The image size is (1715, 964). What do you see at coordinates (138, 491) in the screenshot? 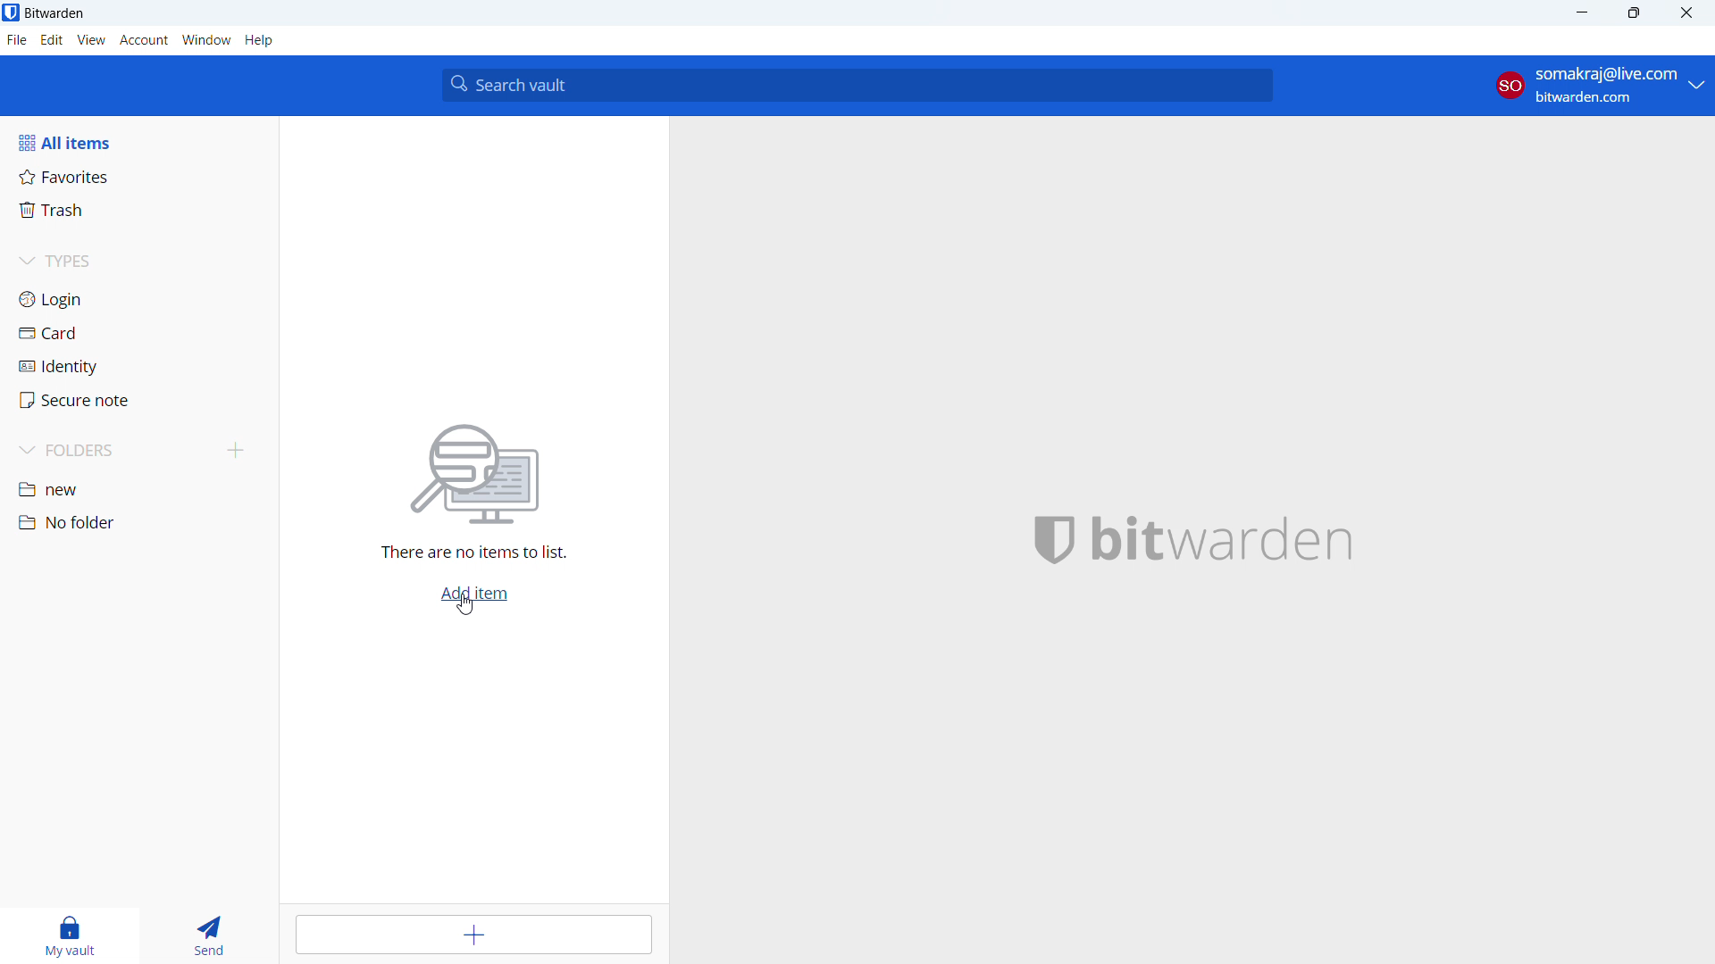
I see `new` at bounding box center [138, 491].